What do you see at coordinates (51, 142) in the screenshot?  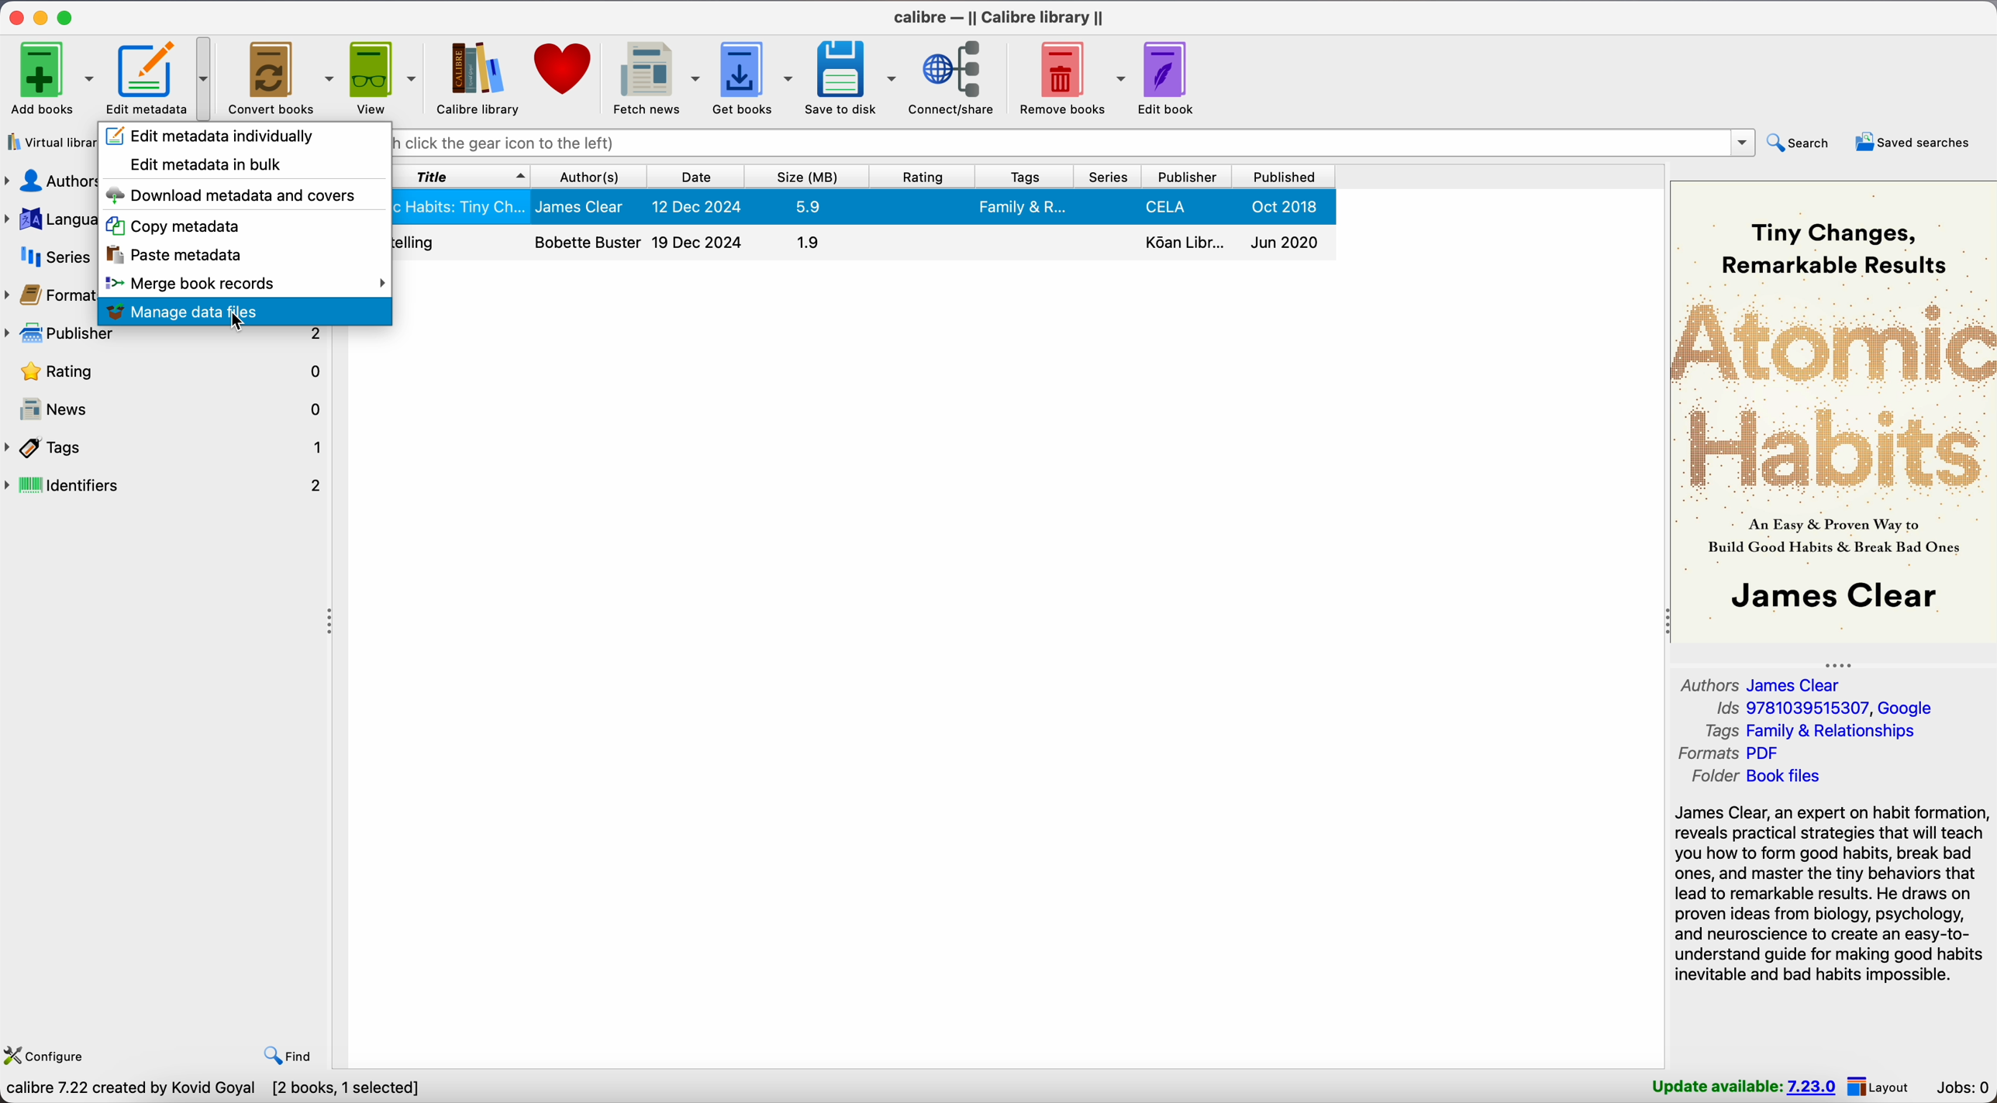 I see `virtual library` at bounding box center [51, 142].